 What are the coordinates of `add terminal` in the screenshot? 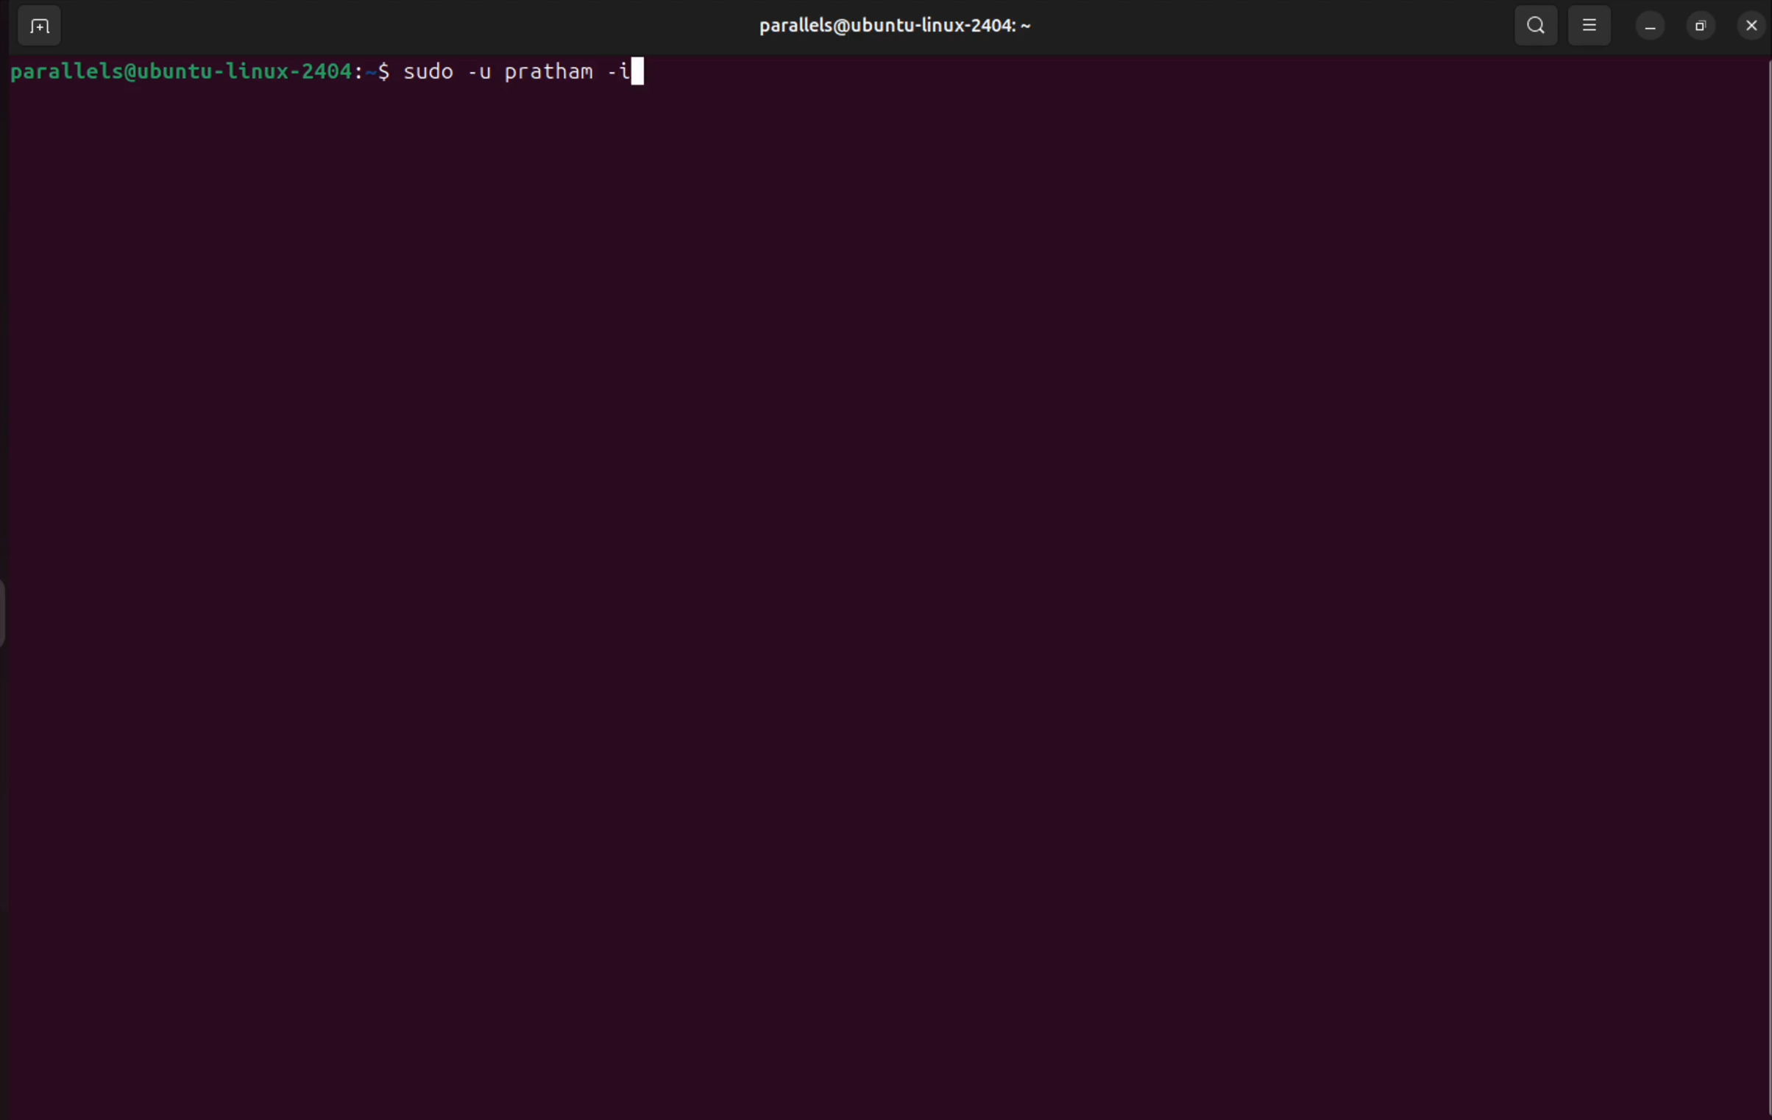 It's located at (36, 26).